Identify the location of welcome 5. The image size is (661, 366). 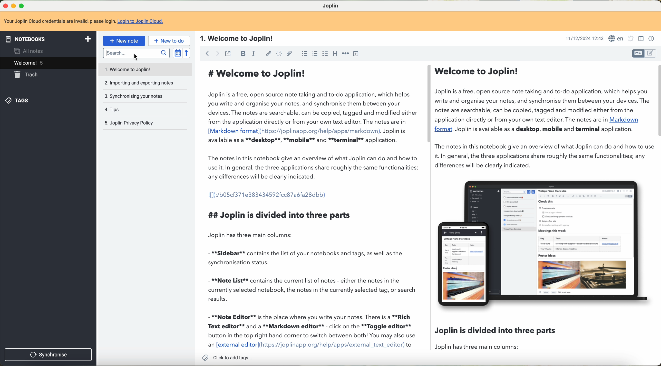
(48, 63).